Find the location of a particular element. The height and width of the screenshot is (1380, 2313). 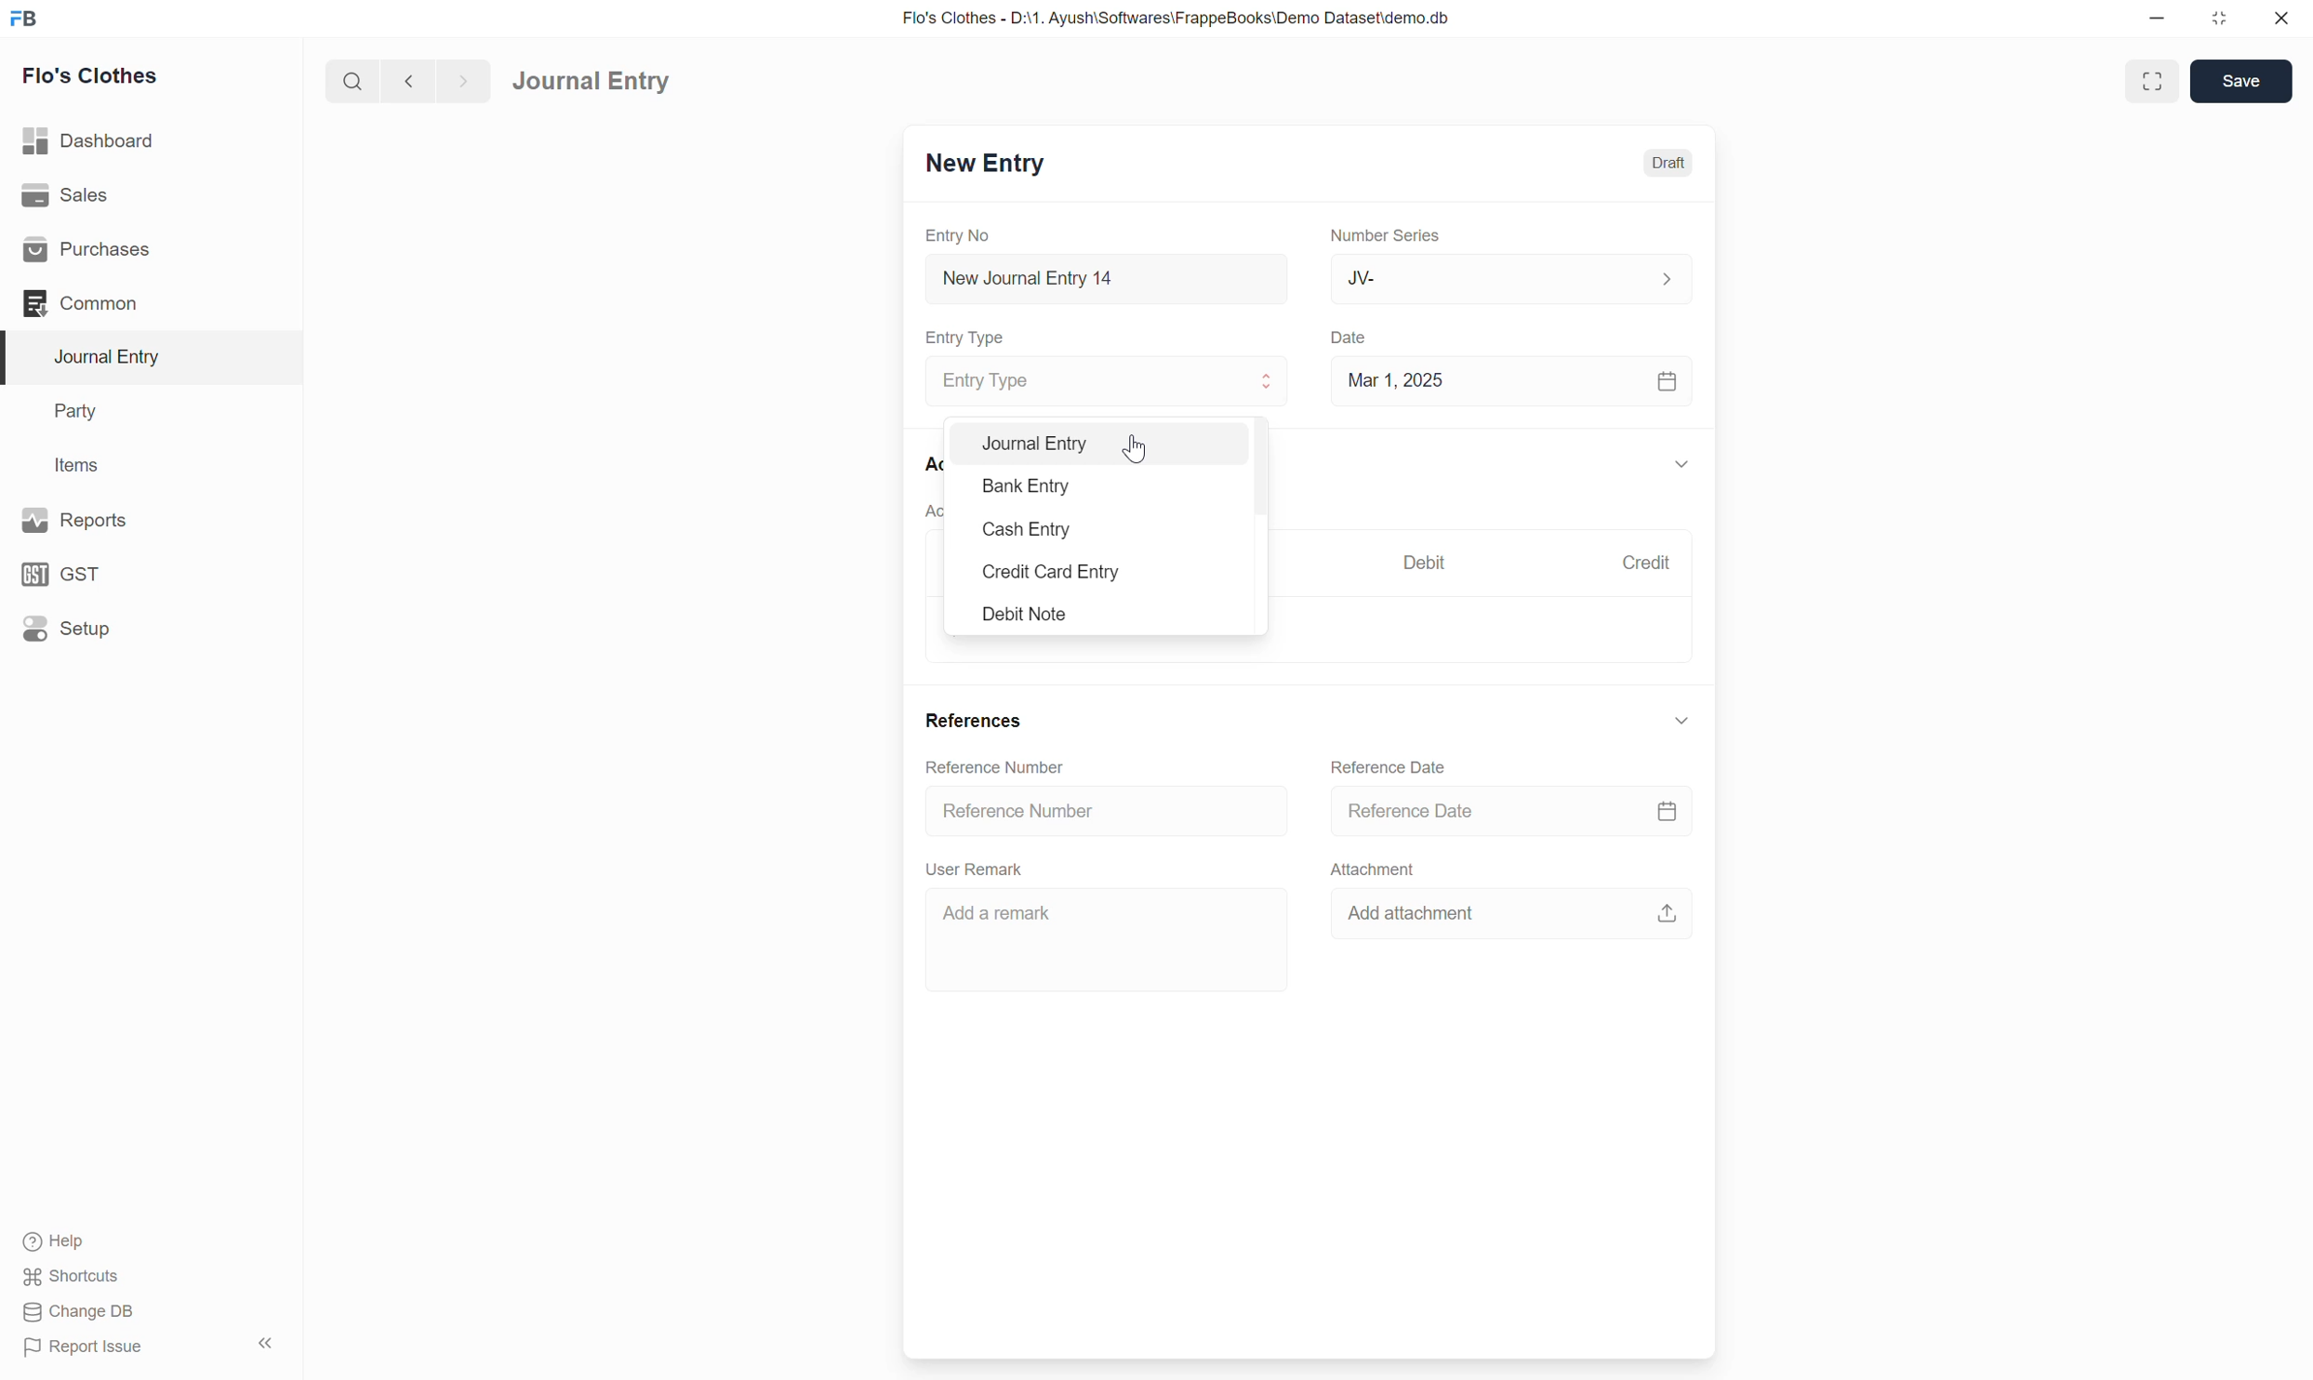

Sales is located at coordinates (64, 192).